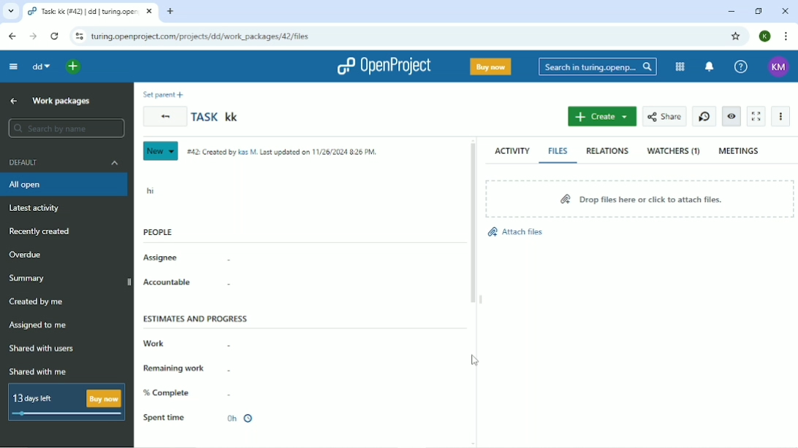  Describe the element at coordinates (673, 152) in the screenshot. I see `WATCHERS (1)` at that location.